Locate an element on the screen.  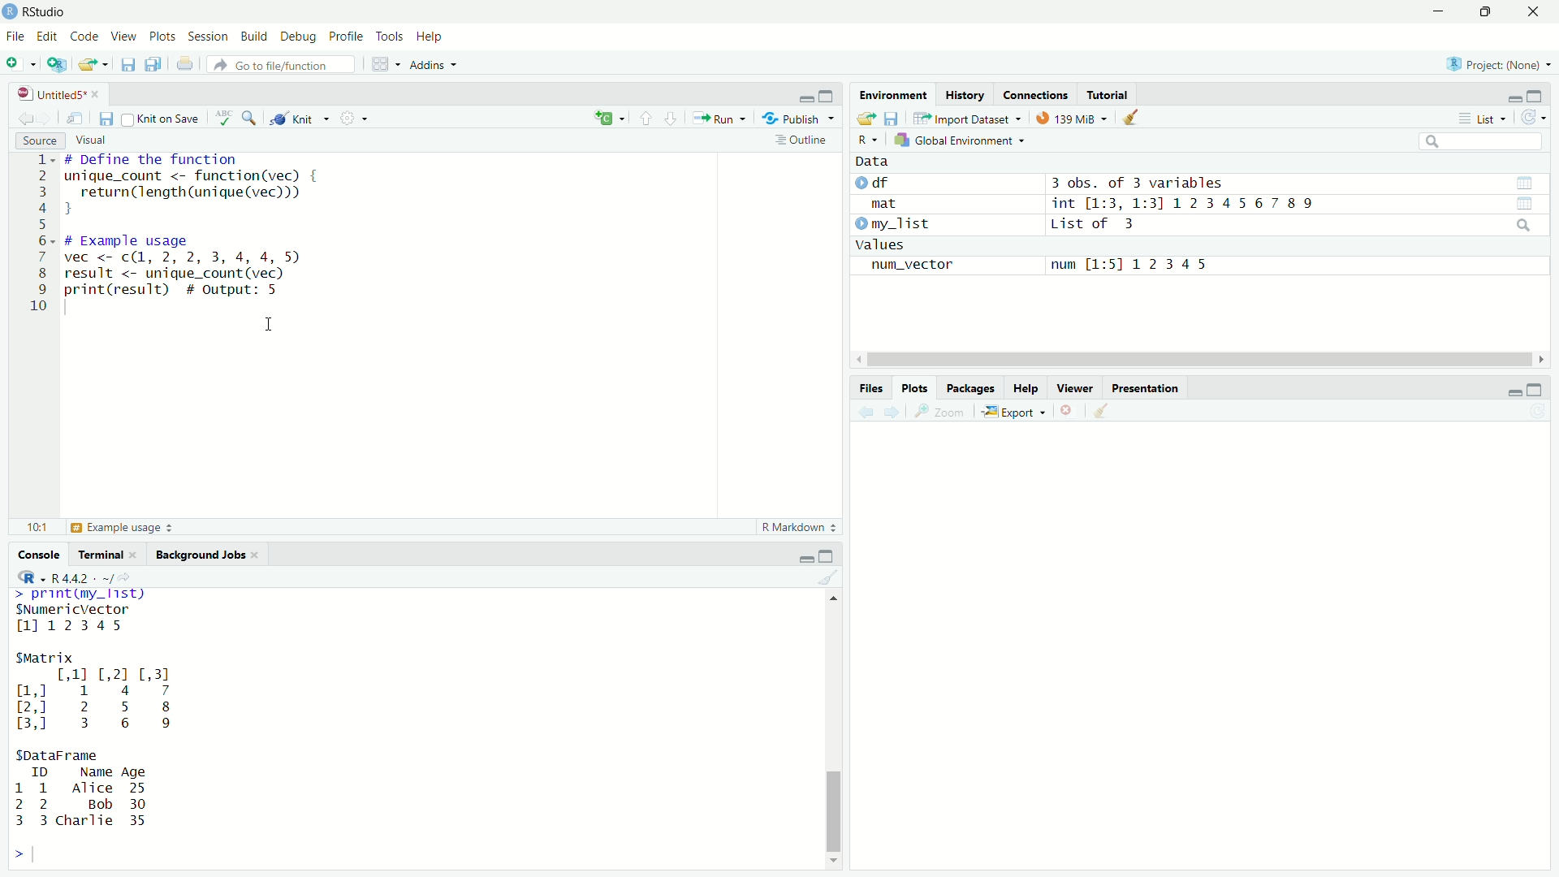
back is located at coordinates (28, 118).